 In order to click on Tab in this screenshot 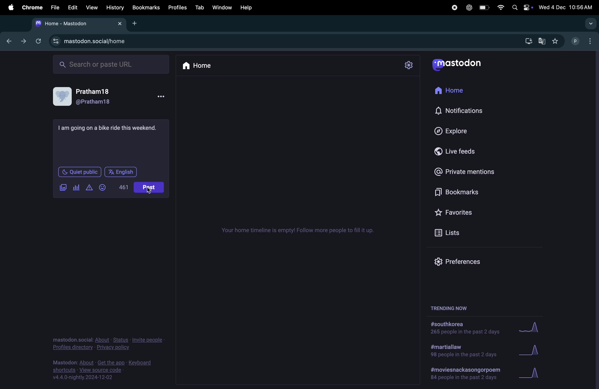, I will do `click(200, 7)`.